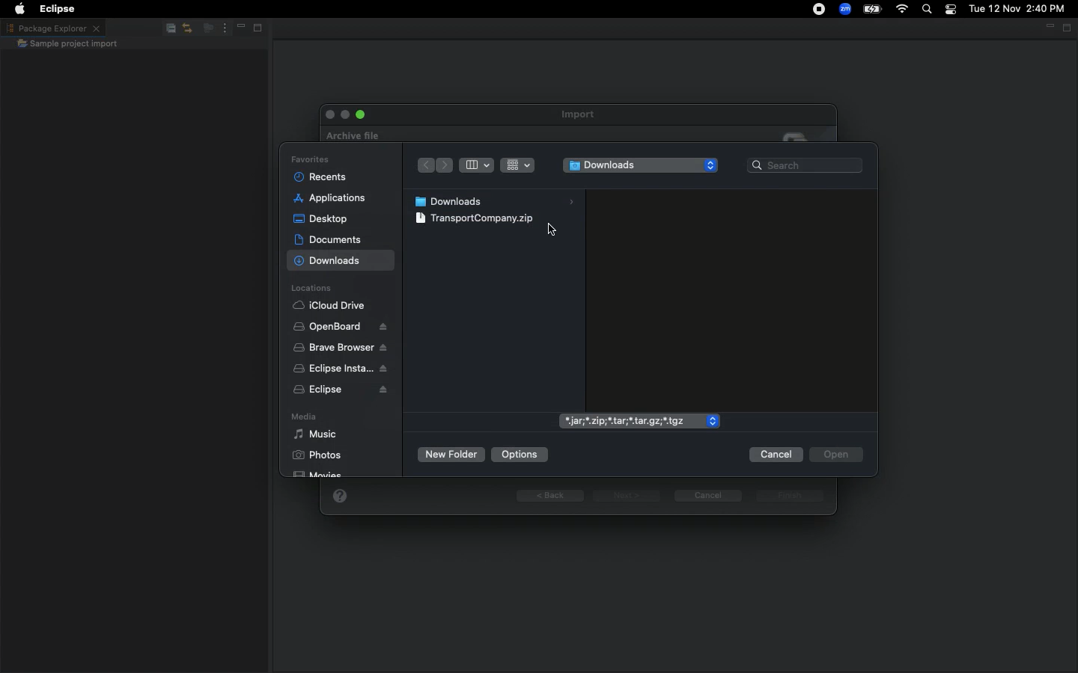  Describe the element at coordinates (305, 418) in the screenshot. I see `Media` at that location.